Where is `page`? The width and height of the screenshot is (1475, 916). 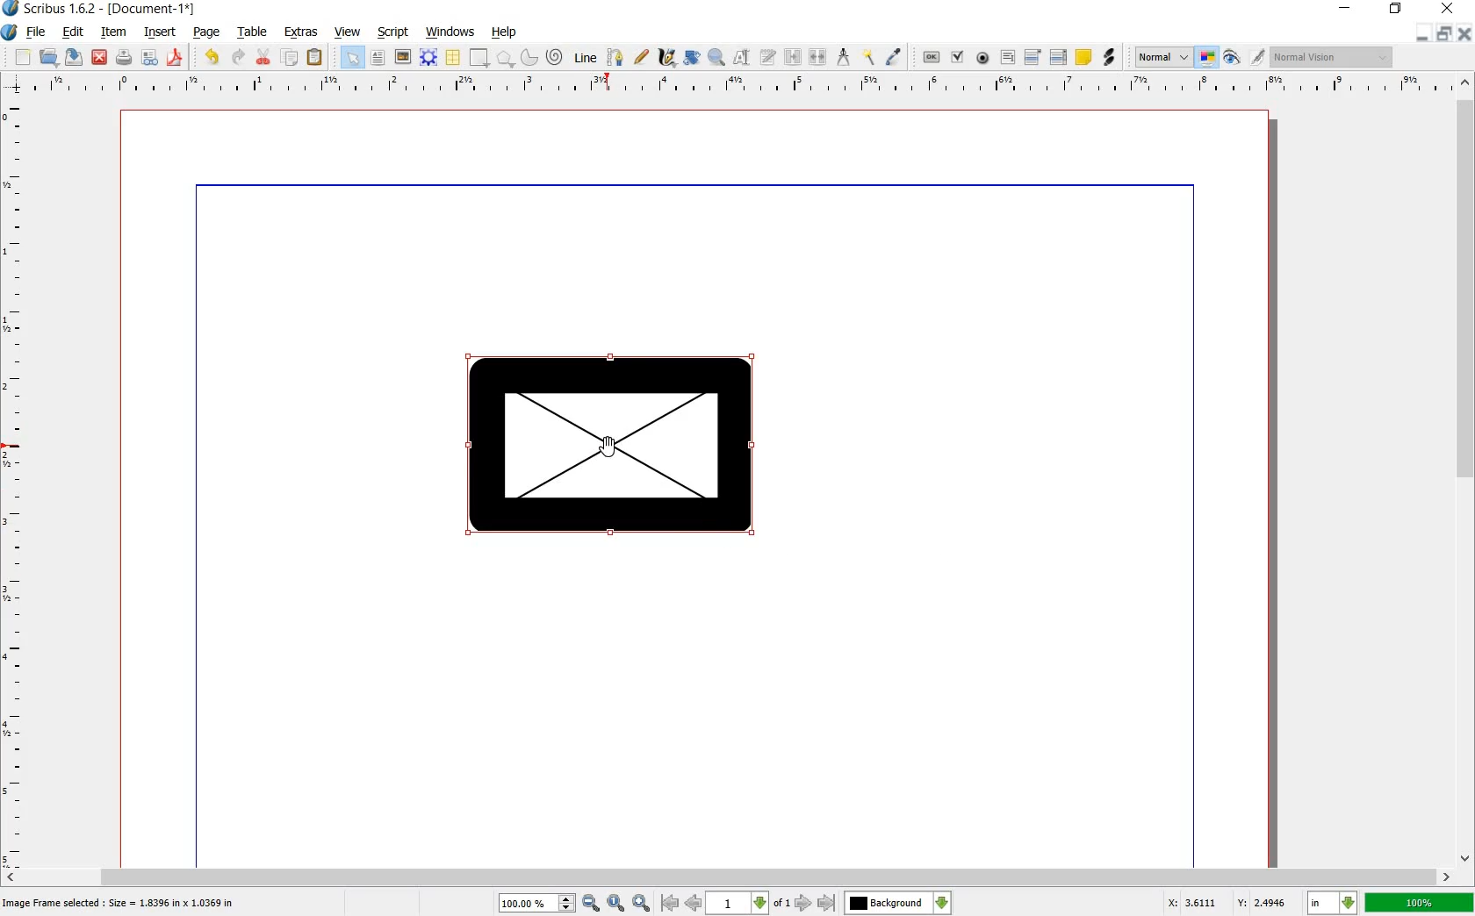 page is located at coordinates (205, 33).